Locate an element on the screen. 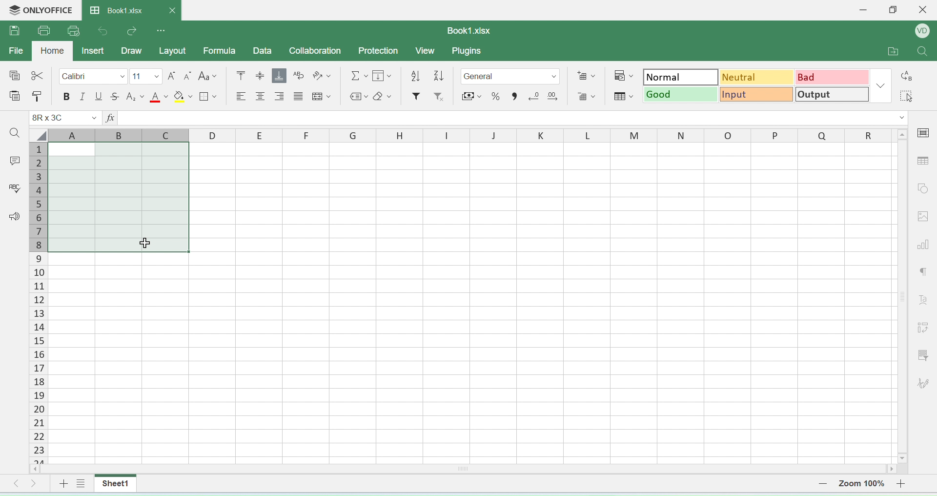   is located at coordinates (160, 97).